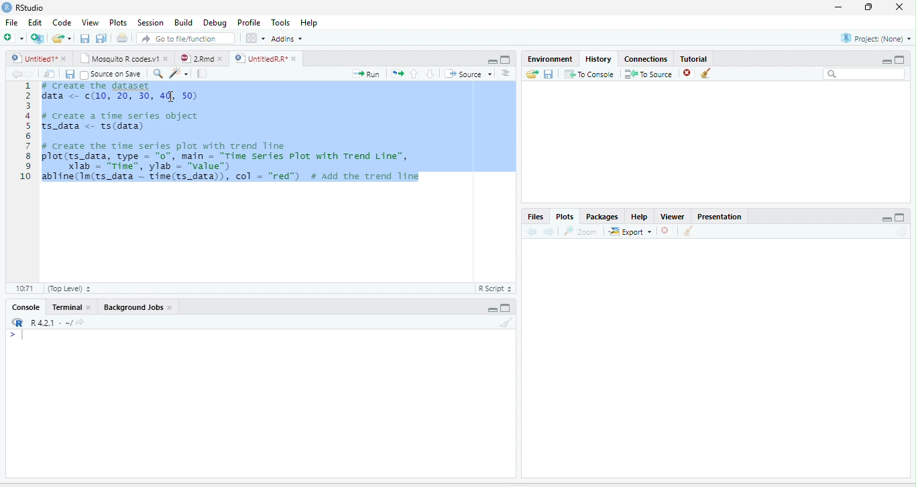  Describe the element at coordinates (34, 22) in the screenshot. I see `Edit` at that location.